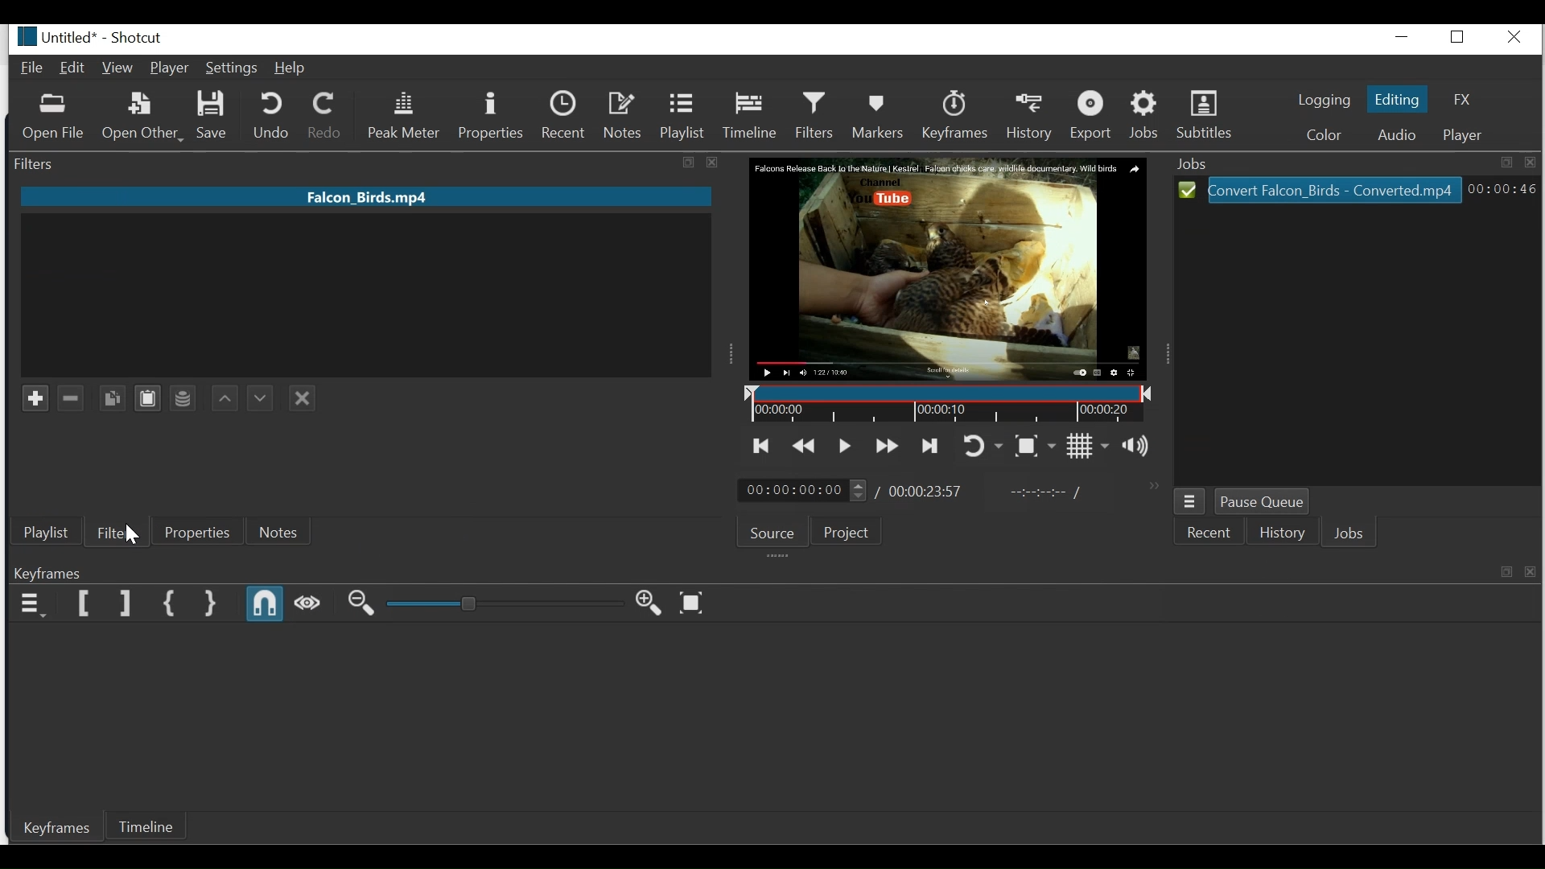  Describe the element at coordinates (1393, 134) in the screenshot. I see `Audio` at that location.